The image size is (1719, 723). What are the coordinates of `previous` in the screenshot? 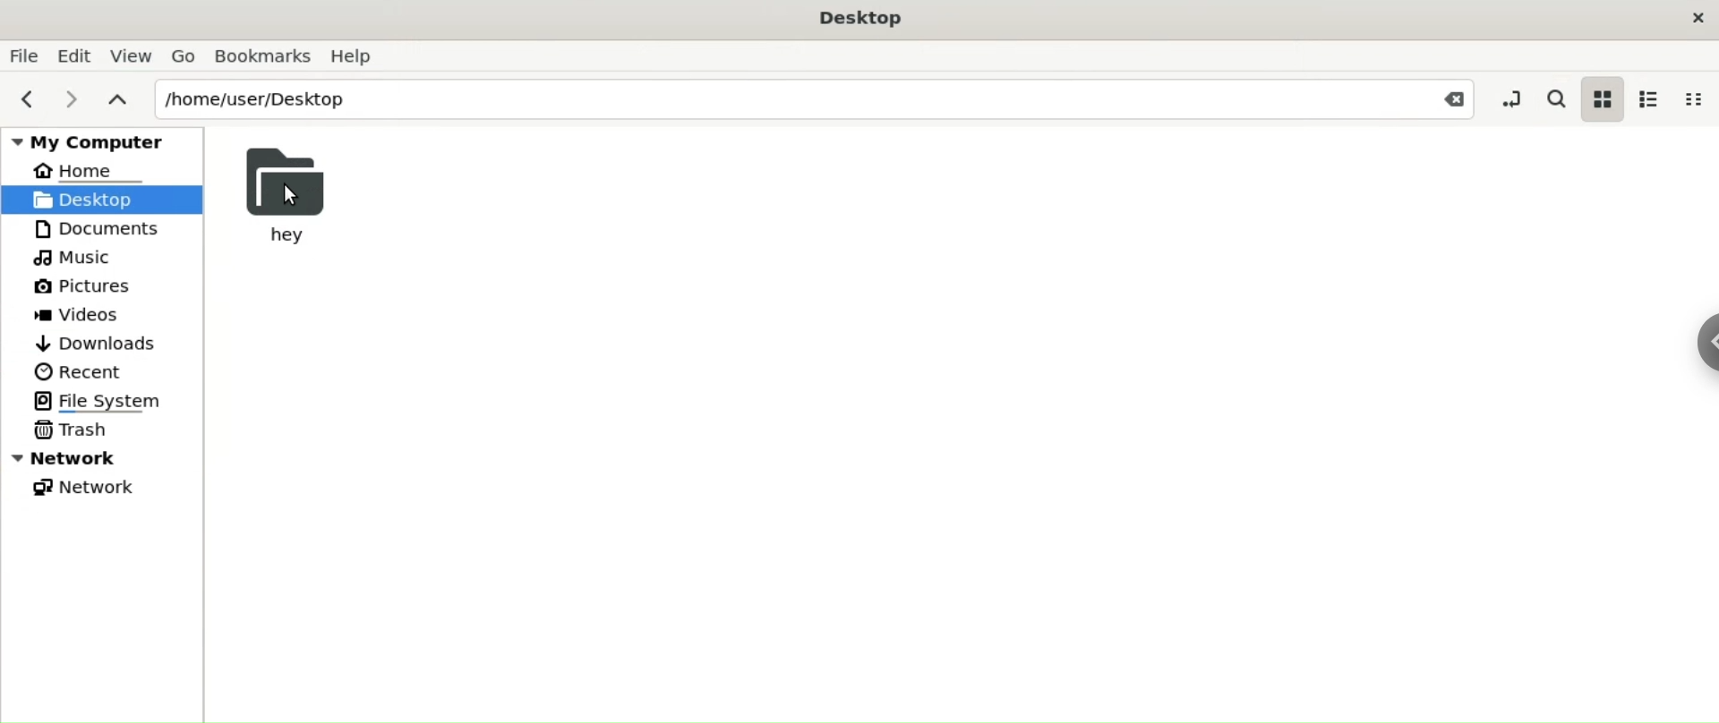 It's located at (27, 98).